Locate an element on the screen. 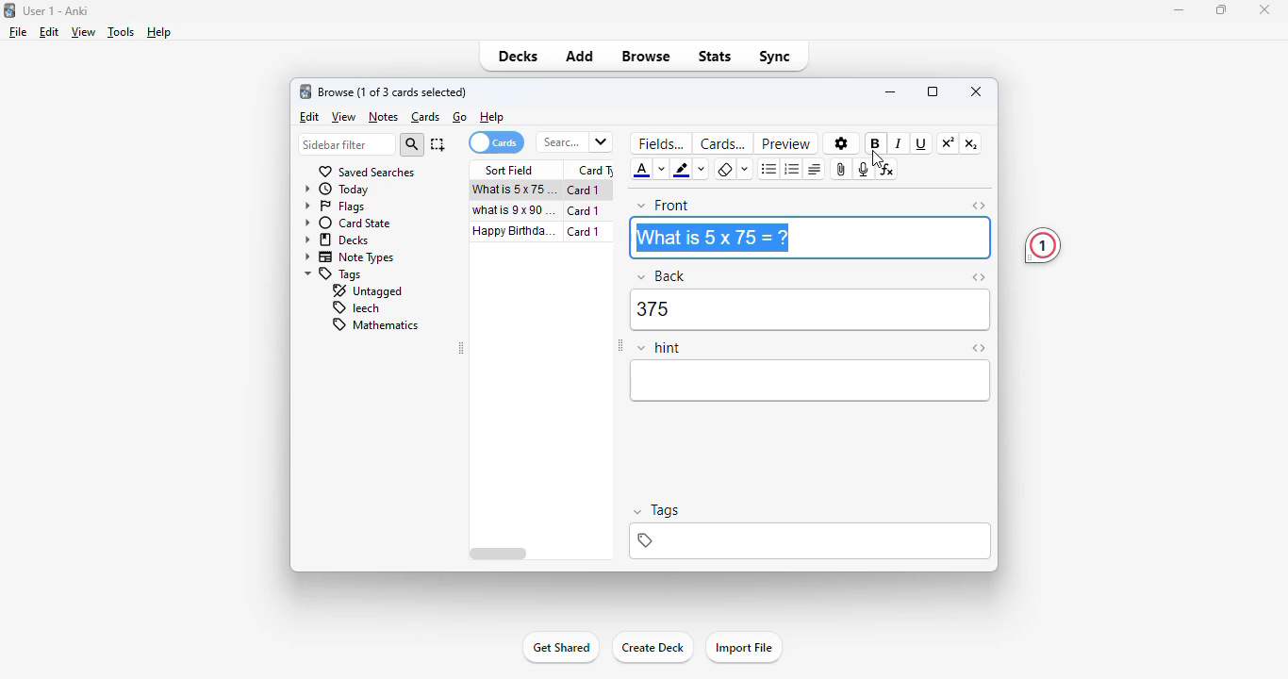 The width and height of the screenshot is (1288, 679). mathematics is located at coordinates (377, 325).